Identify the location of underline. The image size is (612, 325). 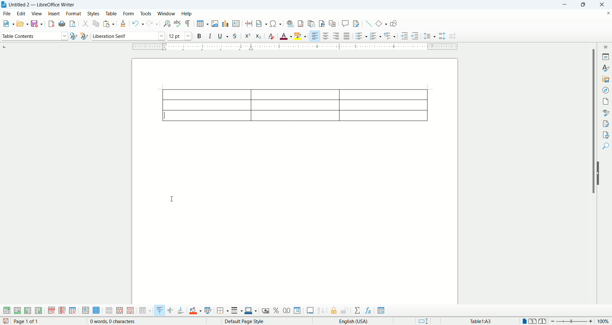
(222, 36).